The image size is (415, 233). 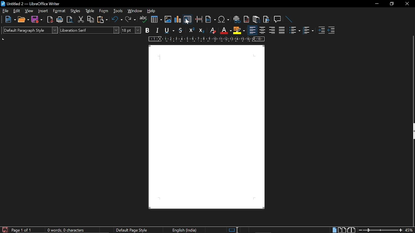 What do you see at coordinates (117, 11) in the screenshot?
I see `tools` at bounding box center [117, 11].